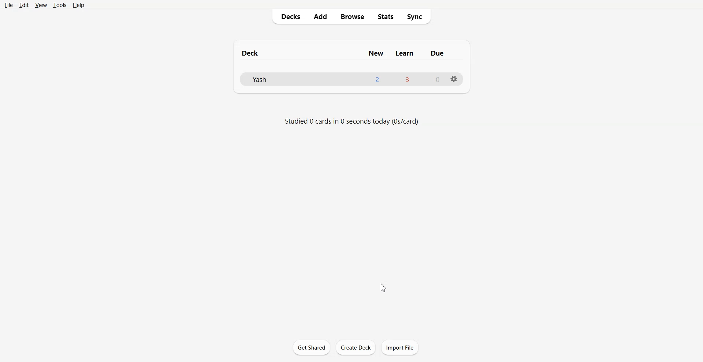  What do you see at coordinates (353, 17) in the screenshot?
I see `Browse` at bounding box center [353, 17].